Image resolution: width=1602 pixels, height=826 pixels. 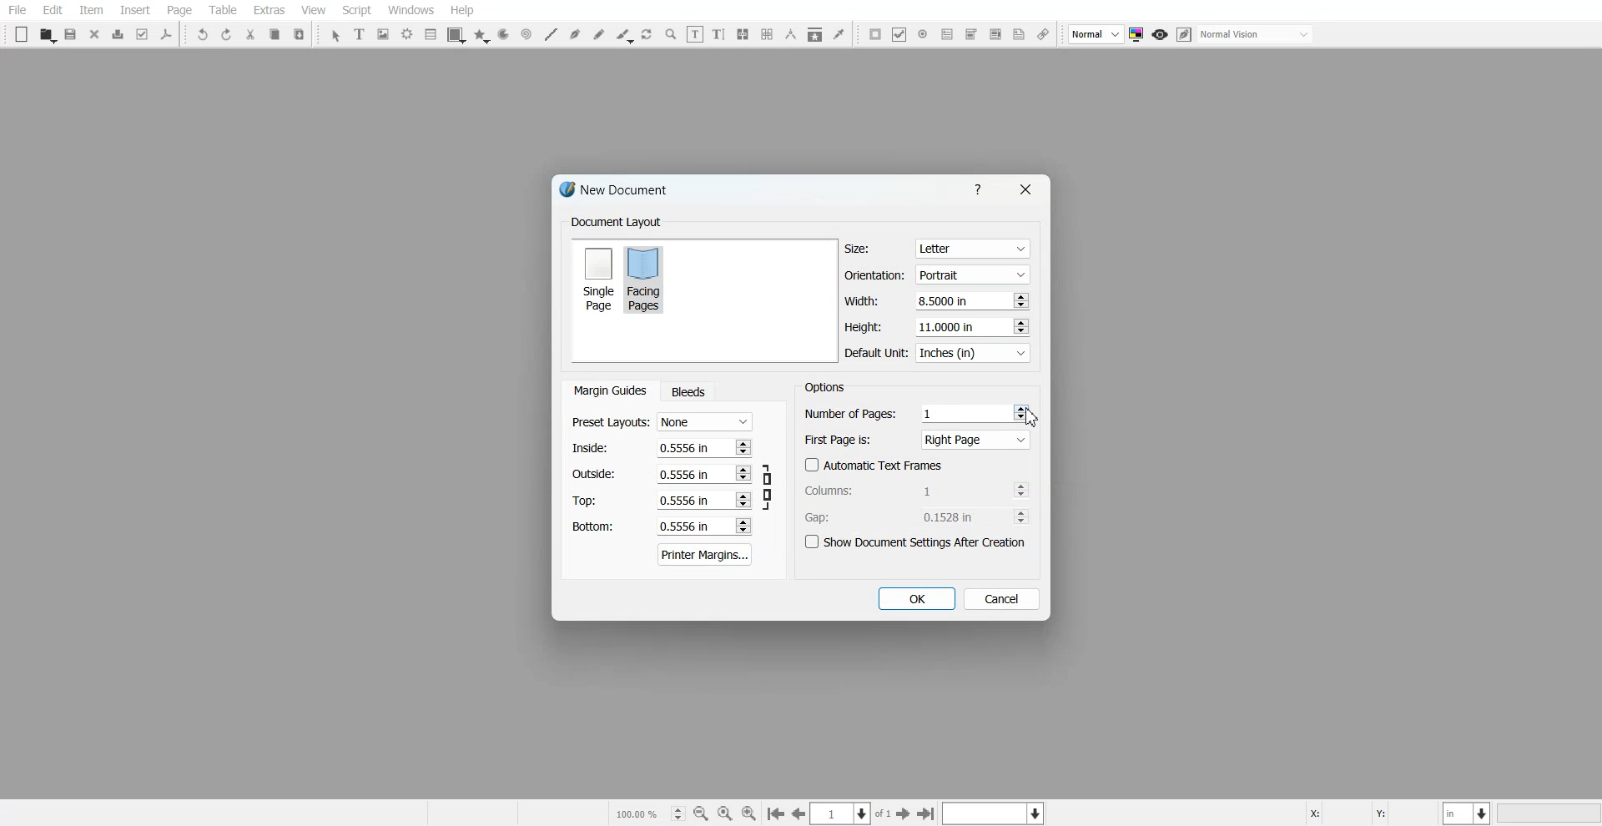 What do you see at coordinates (954, 516) in the screenshot?
I see `0.1528 in` at bounding box center [954, 516].